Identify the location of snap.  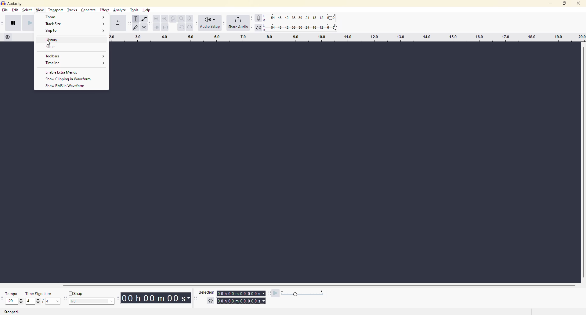
(76, 294).